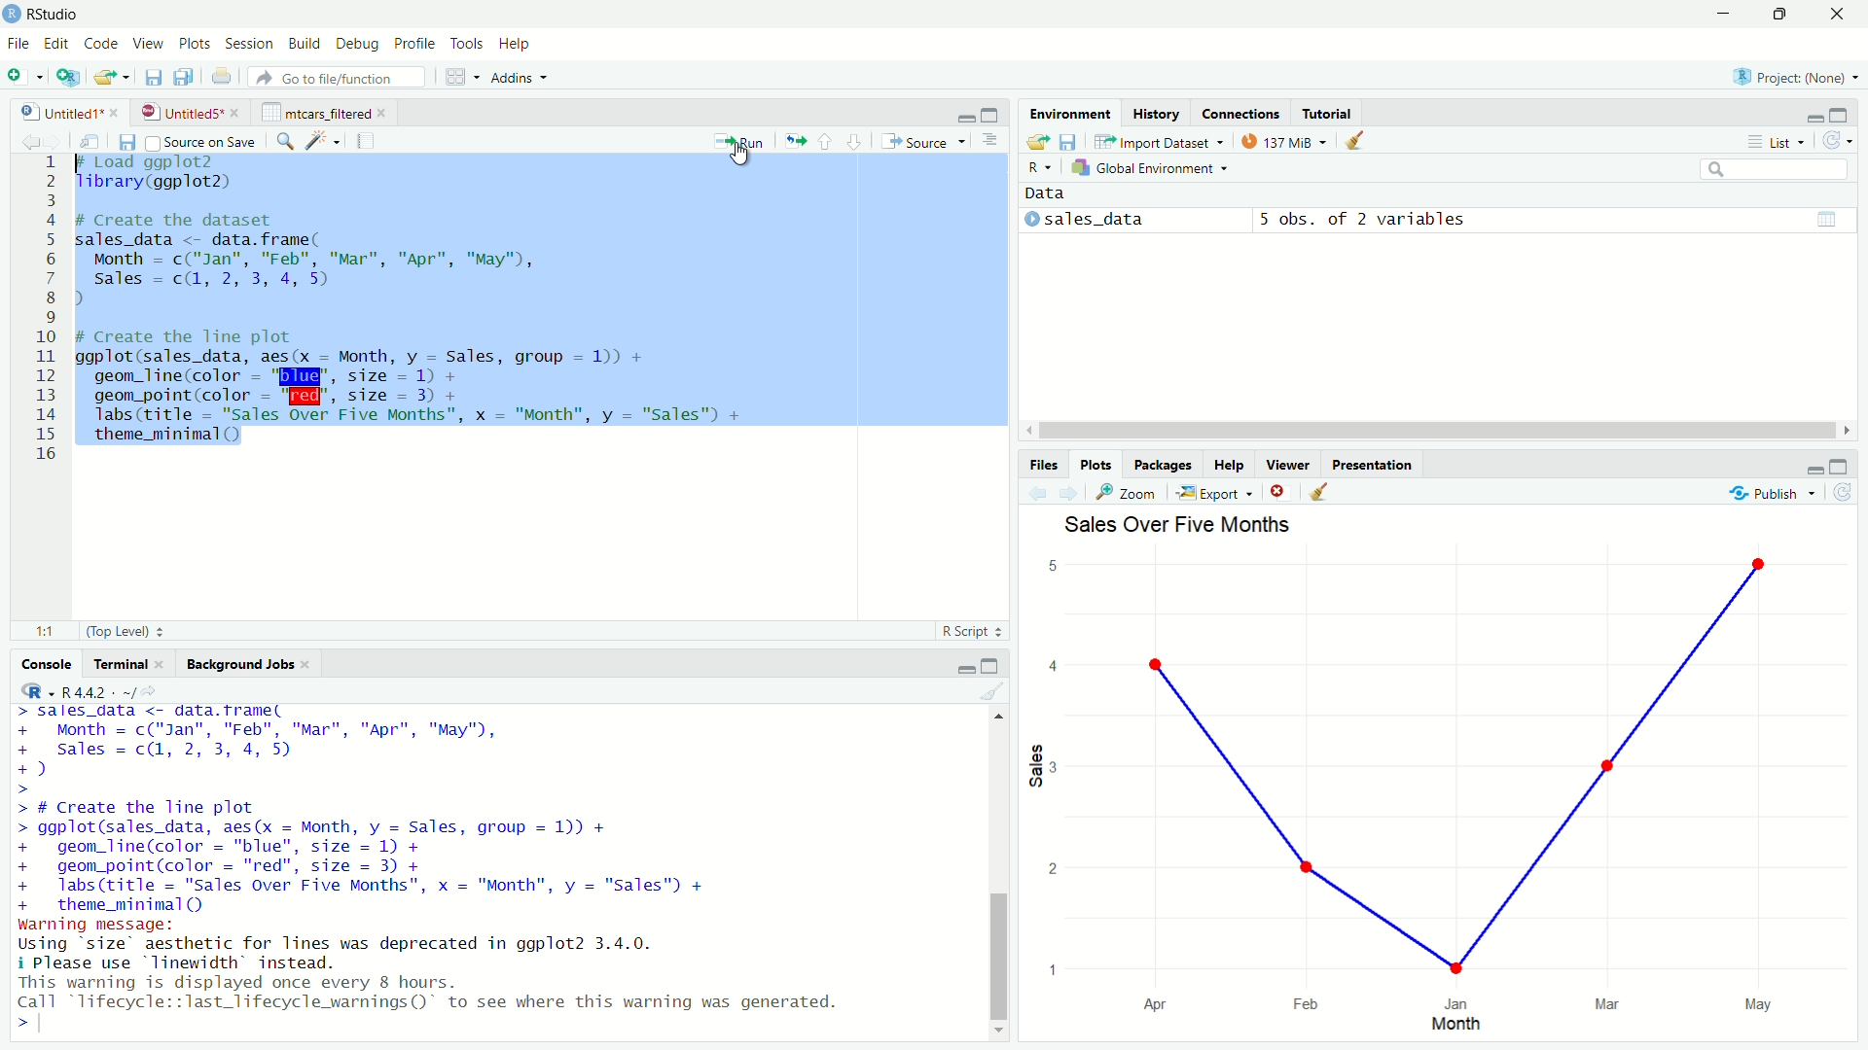 This screenshot has height=1050, width=1868. I want to click on create a project, so click(68, 77).